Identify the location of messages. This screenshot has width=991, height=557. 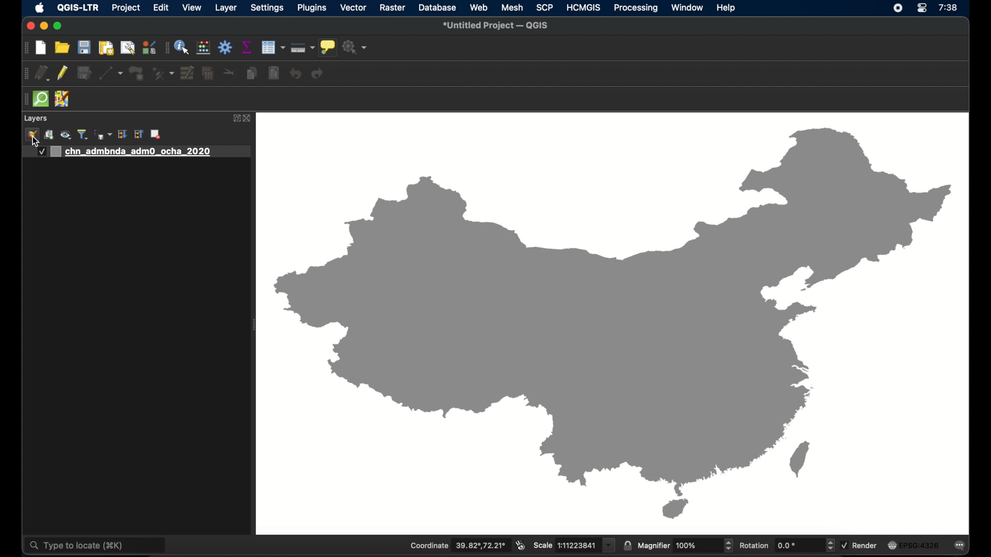
(960, 546).